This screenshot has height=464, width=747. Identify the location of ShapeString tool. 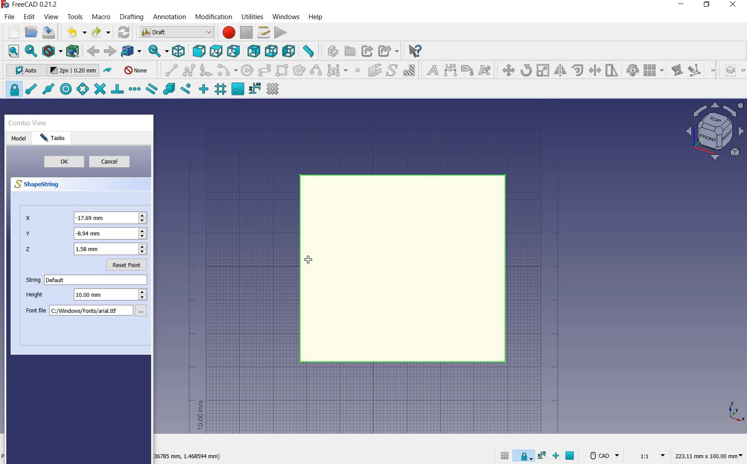
(310, 261).